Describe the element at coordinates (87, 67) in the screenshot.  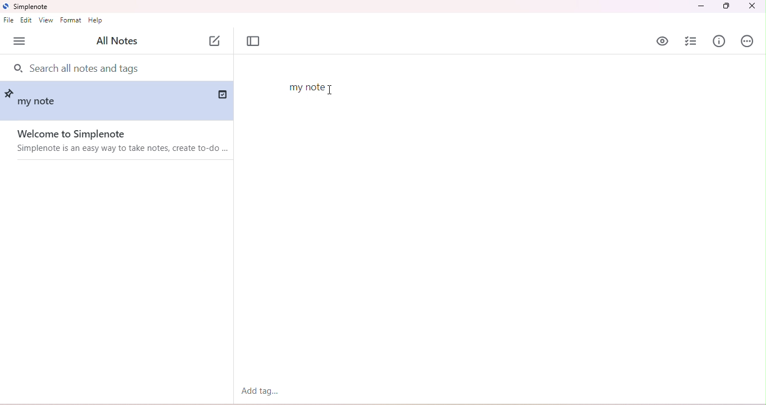
I see `Search all notes and tags` at that location.